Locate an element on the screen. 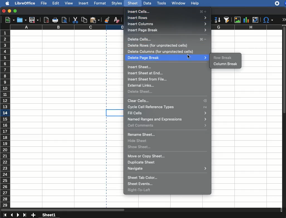 Image resolution: width=286 pixels, height=218 pixels. new is located at coordinates (8, 20).